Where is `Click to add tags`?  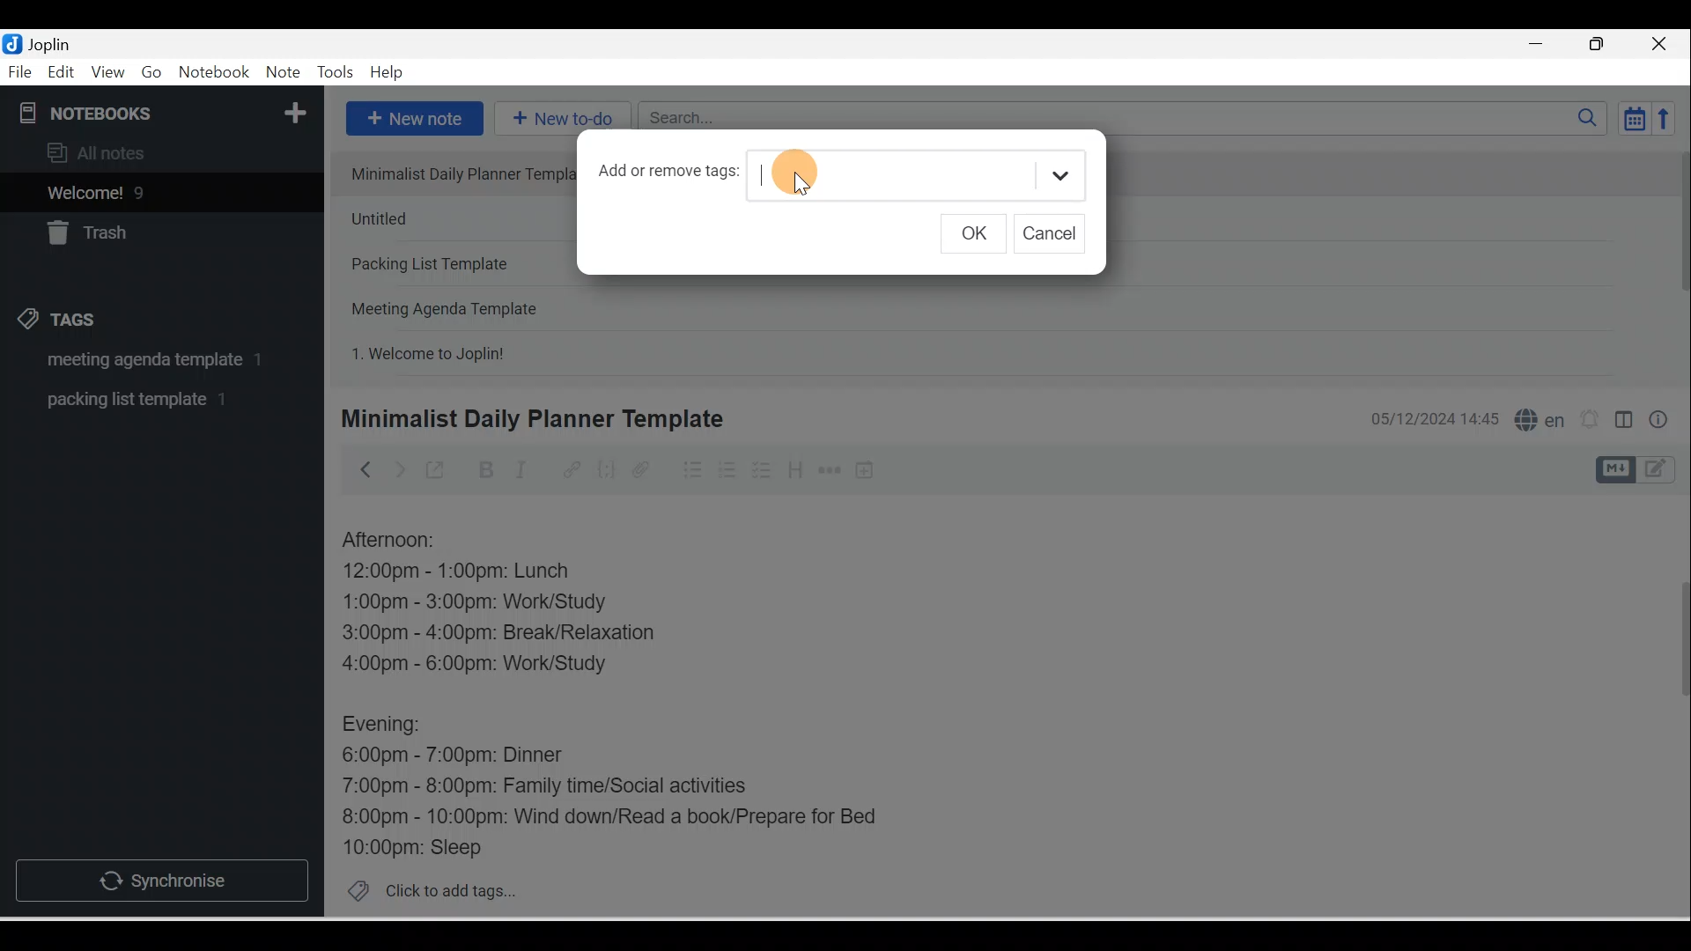
Click to add tags is located at coordinates (425, 888).